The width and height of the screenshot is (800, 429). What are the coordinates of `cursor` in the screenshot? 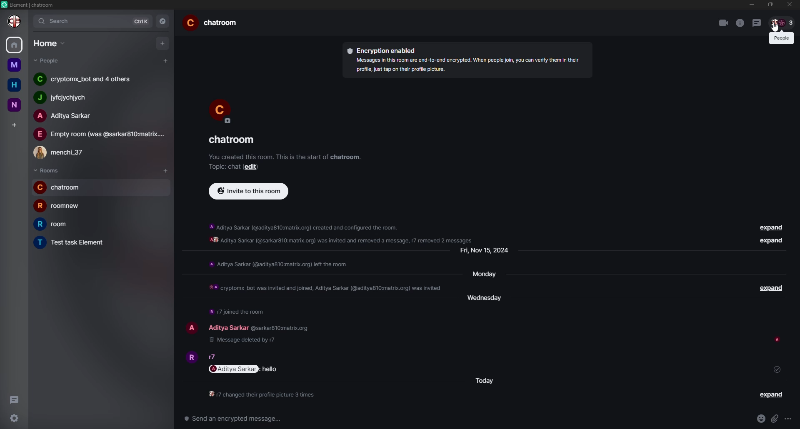 It's located at (776, 26).